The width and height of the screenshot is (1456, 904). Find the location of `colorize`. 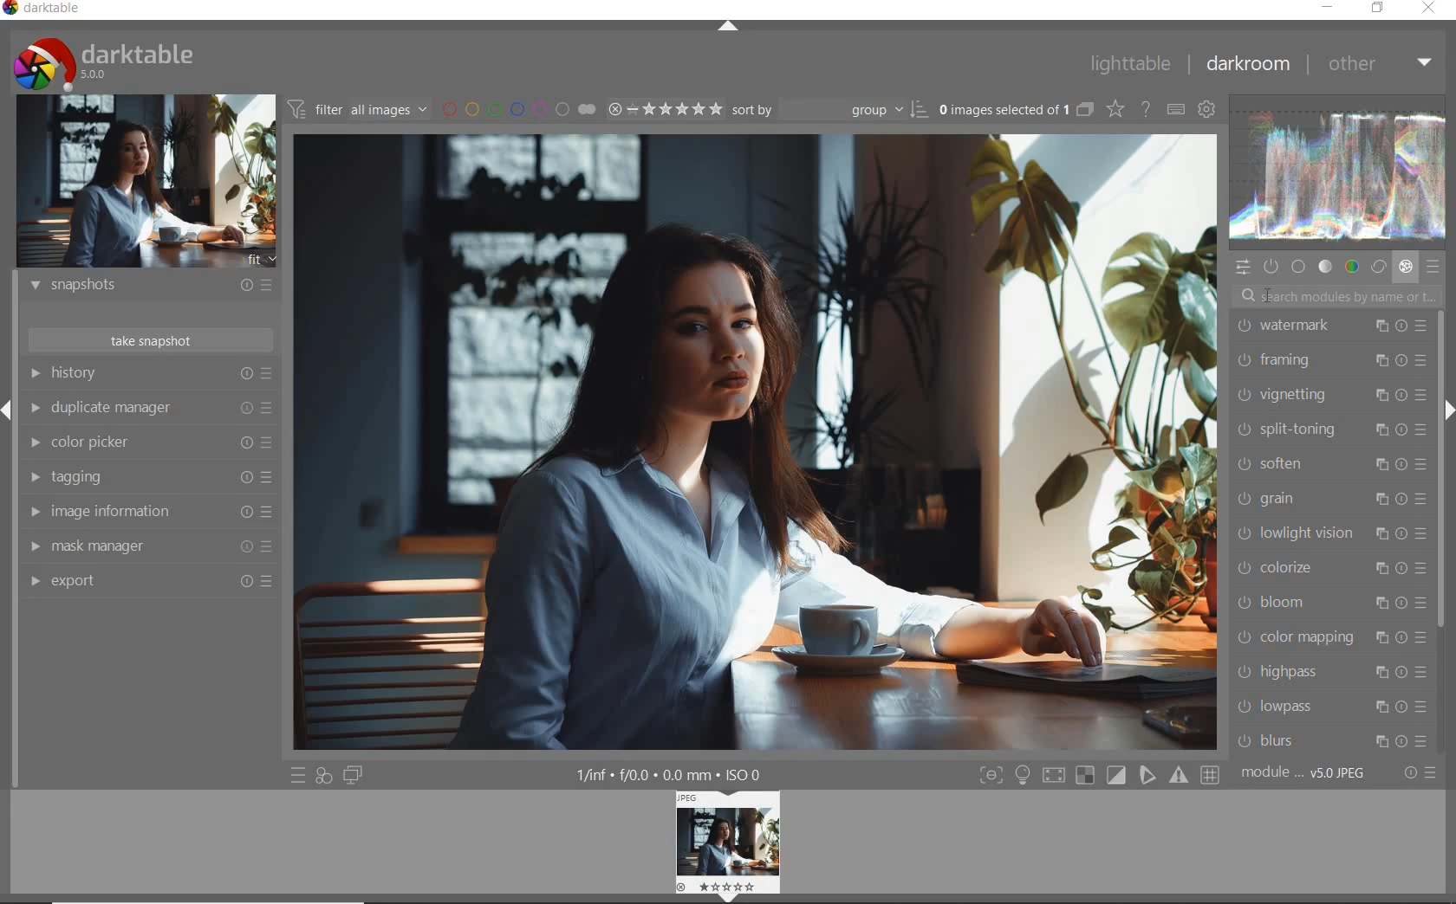

colorize is located at coordinates (1331, 567).